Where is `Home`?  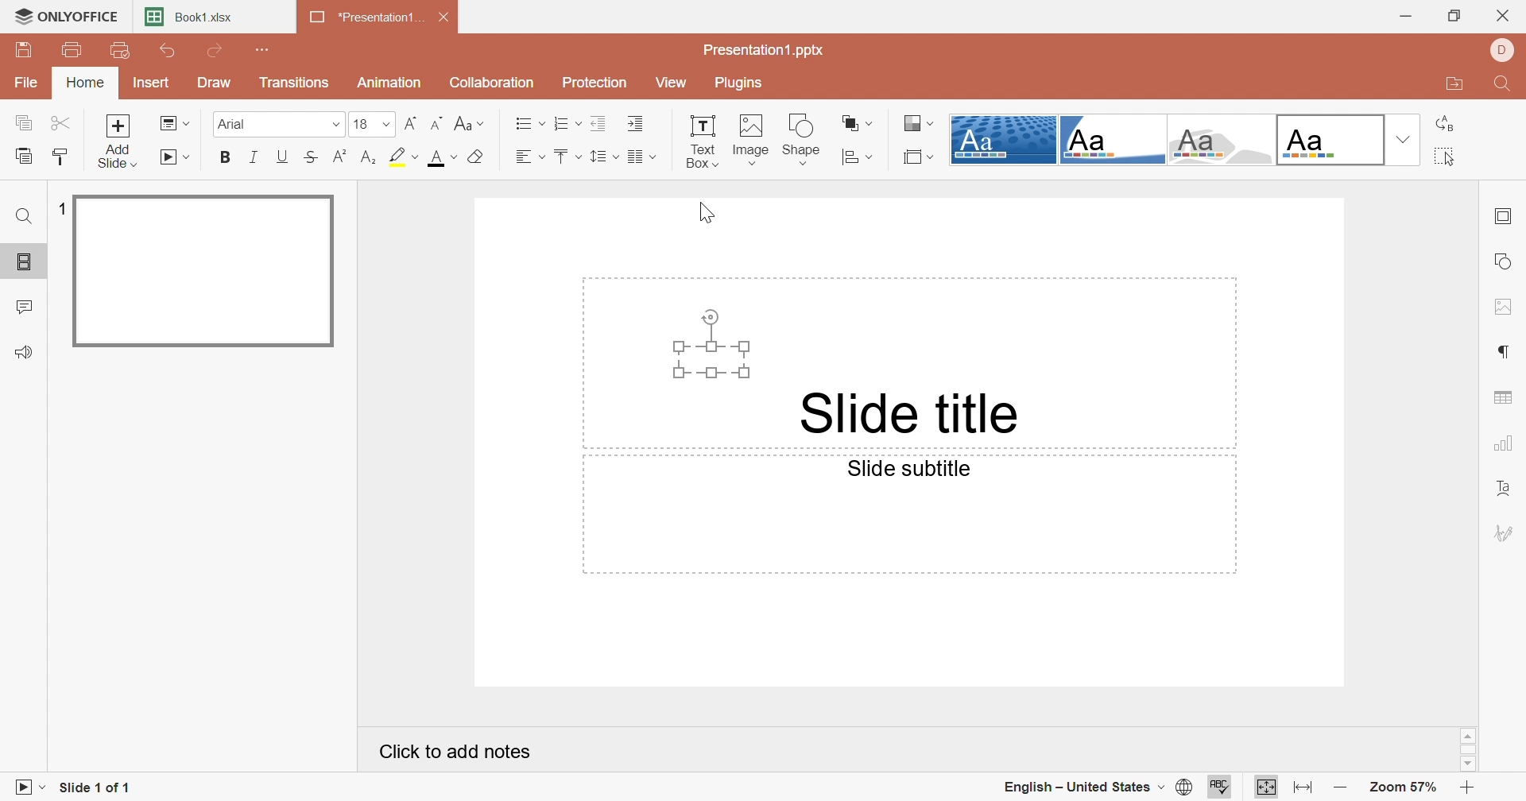
Home is located at coordinates (87, 83).